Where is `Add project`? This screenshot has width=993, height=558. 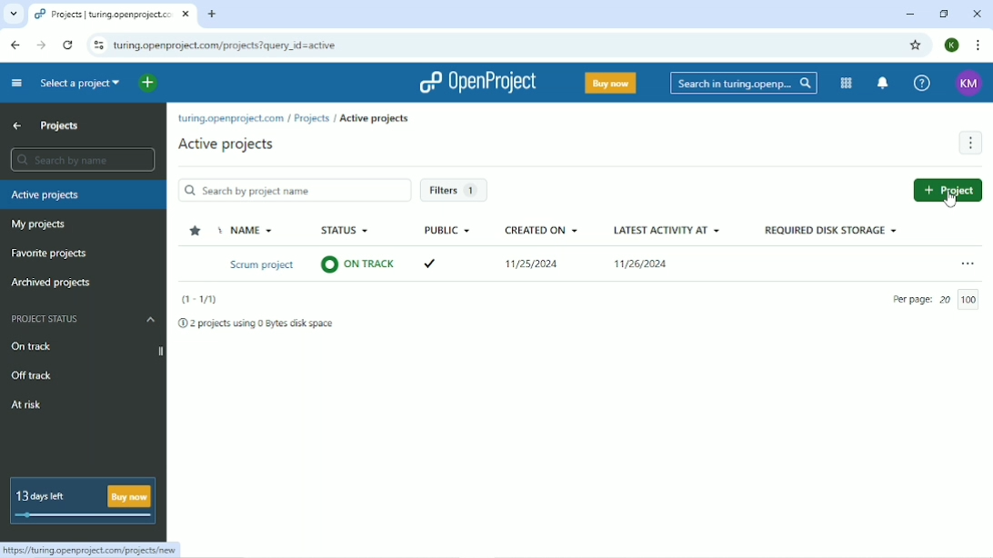
Add project is located at coordinates (949, 190).